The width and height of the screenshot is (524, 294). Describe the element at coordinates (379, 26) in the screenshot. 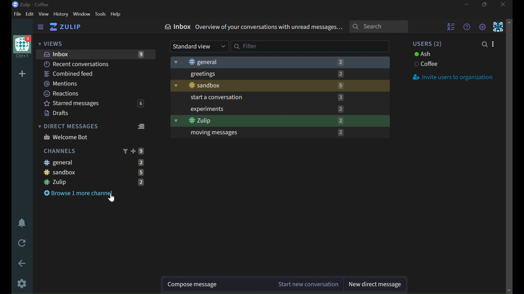

I see `SEARCH` at that location.